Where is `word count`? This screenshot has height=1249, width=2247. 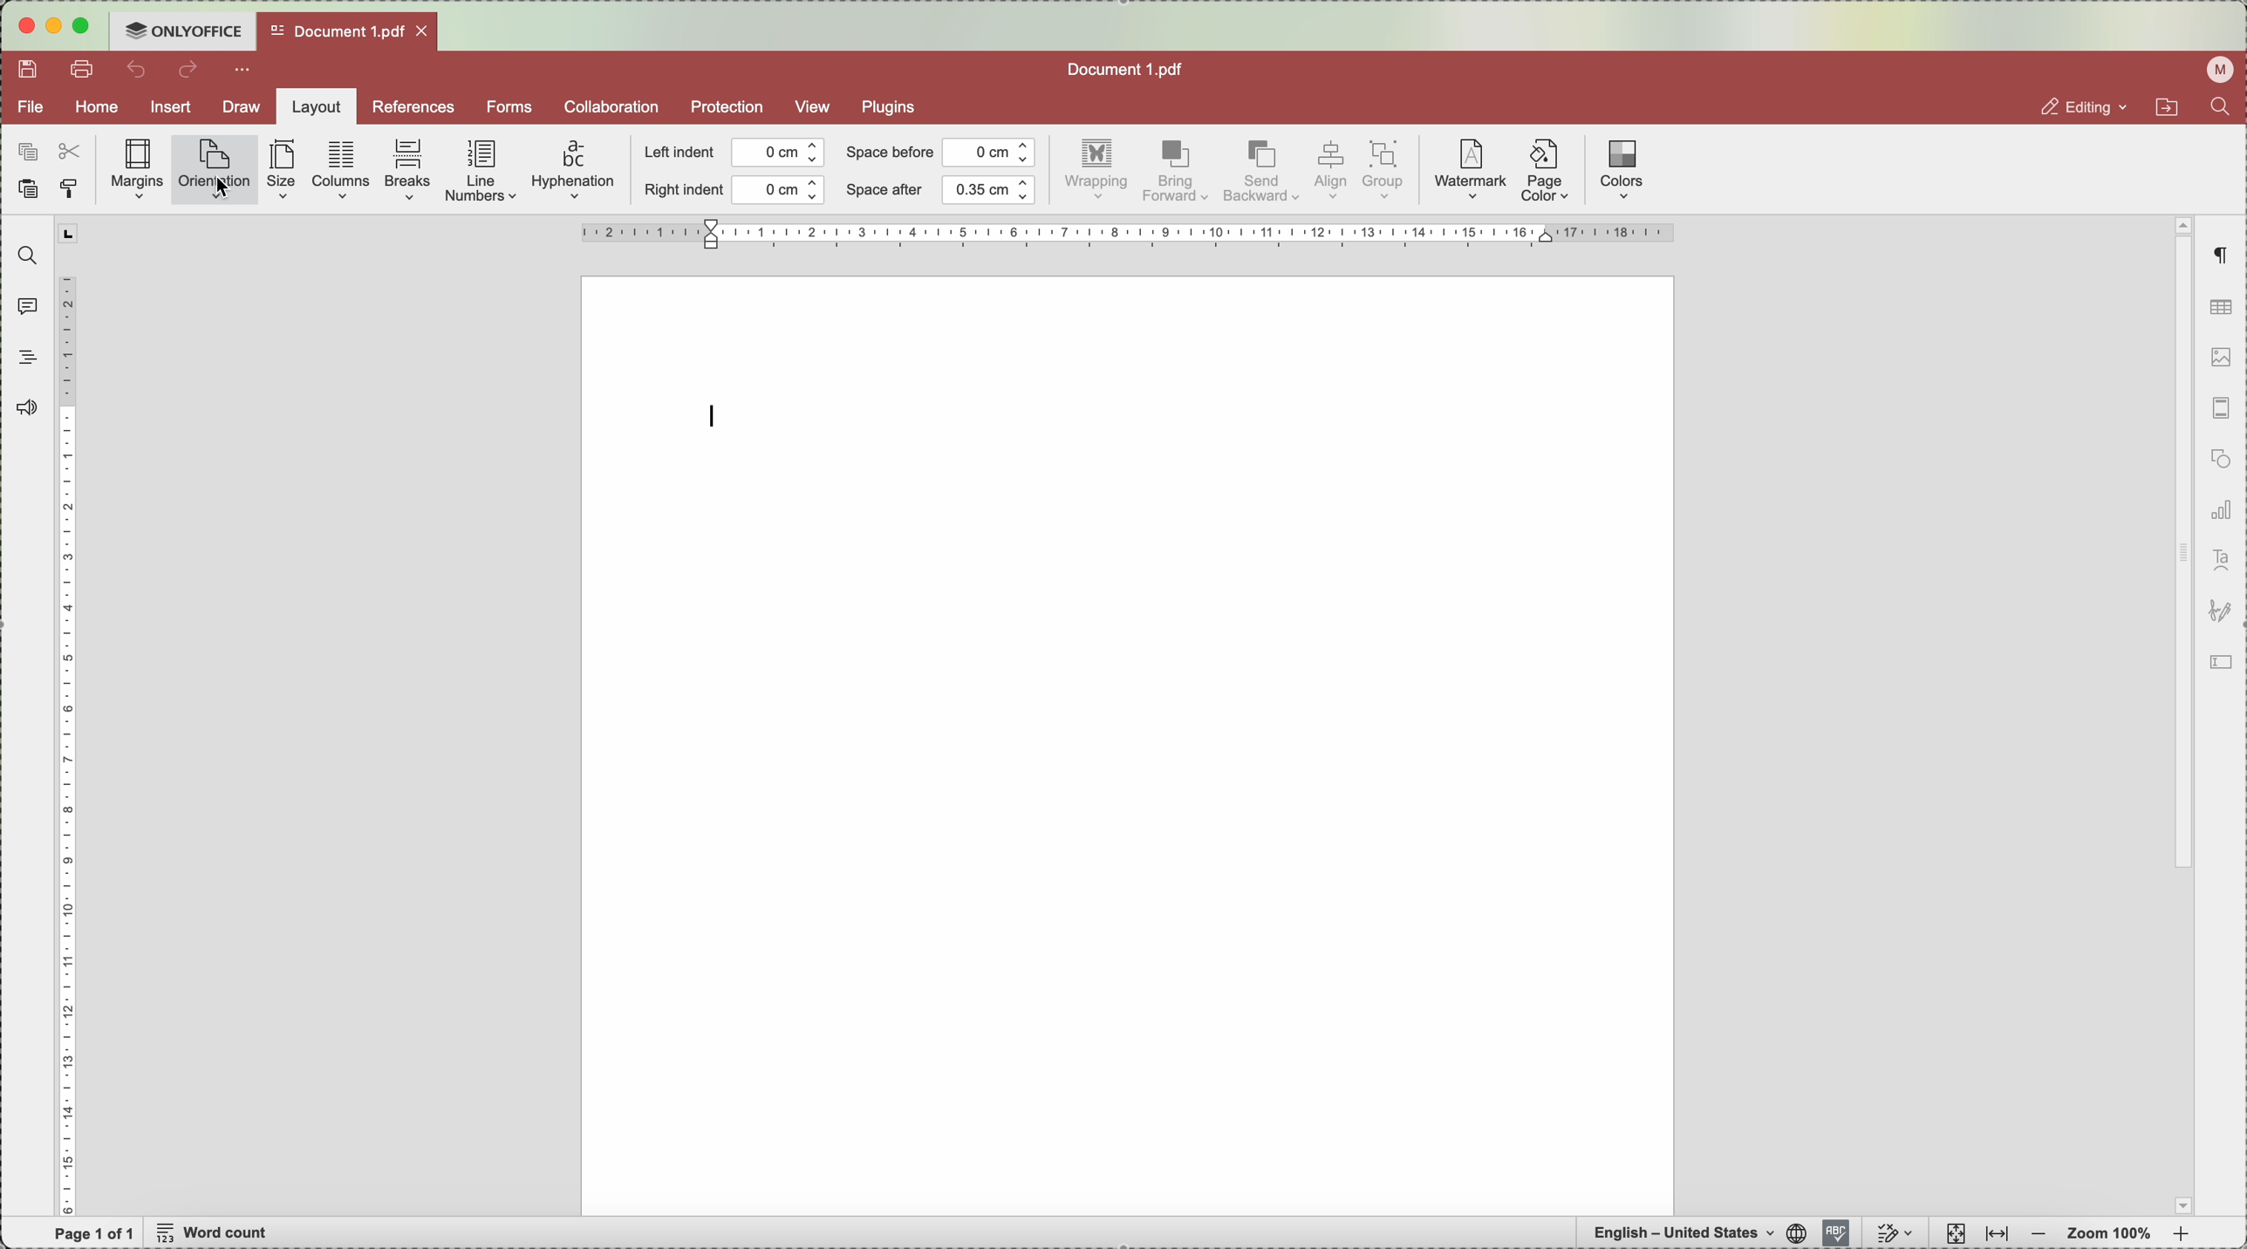 word count is located at coordinates (217, 1234).